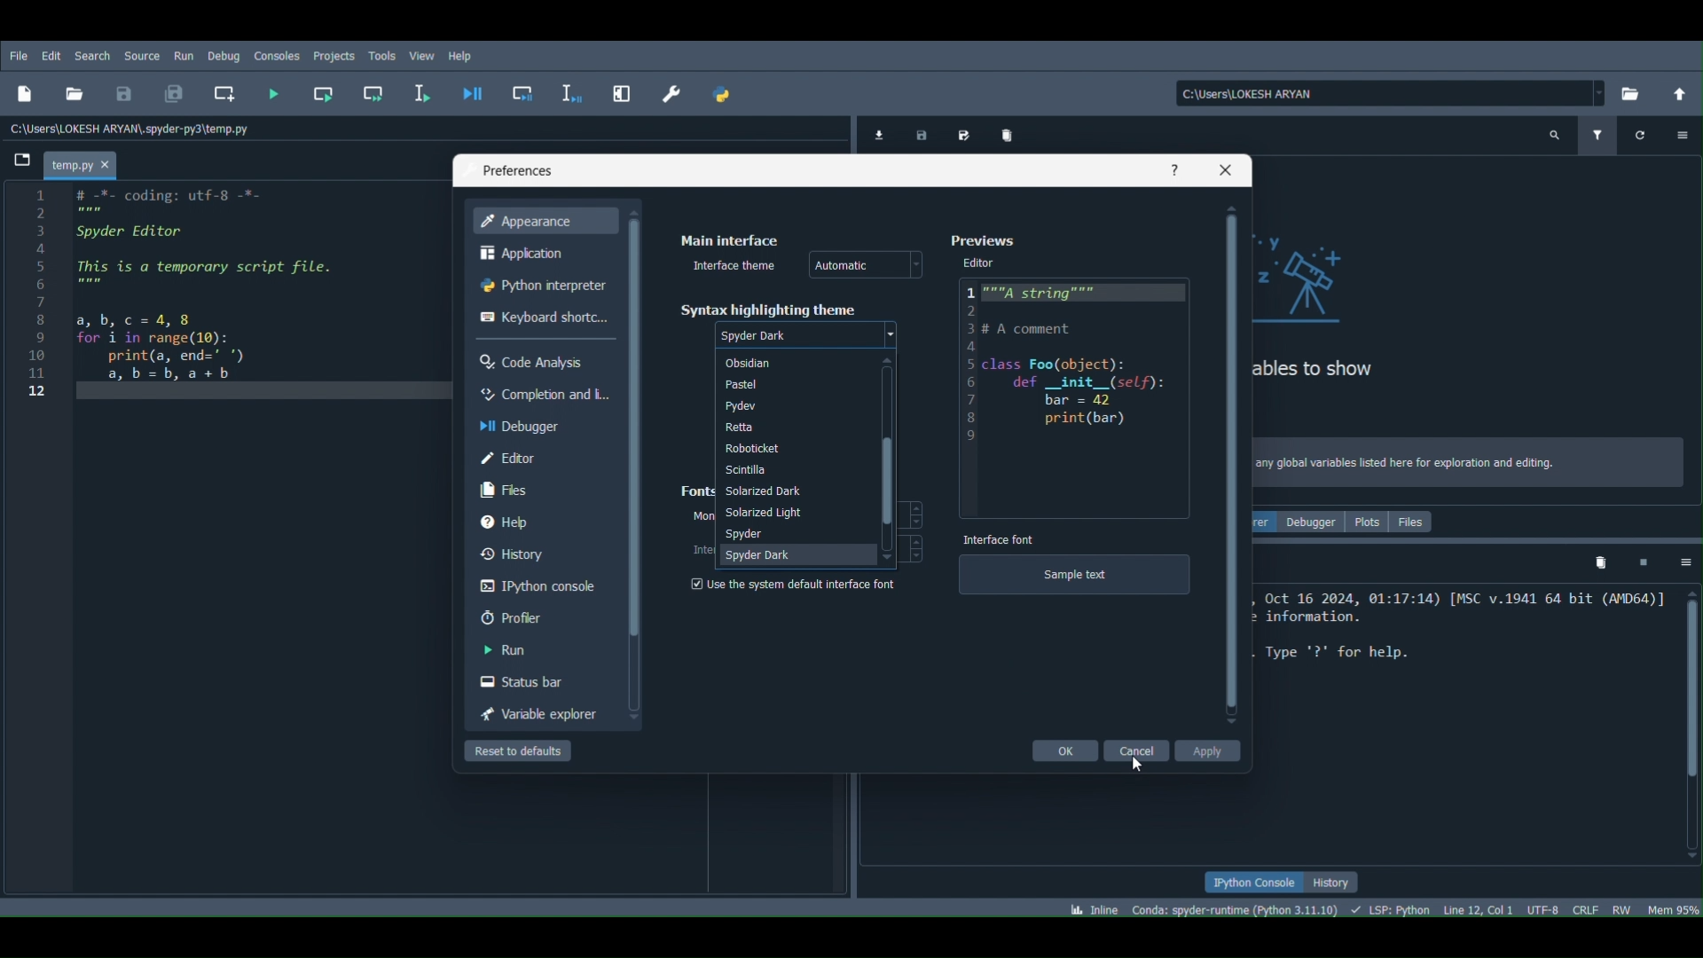 The width and height of the screenshot is (1703, 958). I want to click on Save file (Ctrl + S), so click(124, 92).